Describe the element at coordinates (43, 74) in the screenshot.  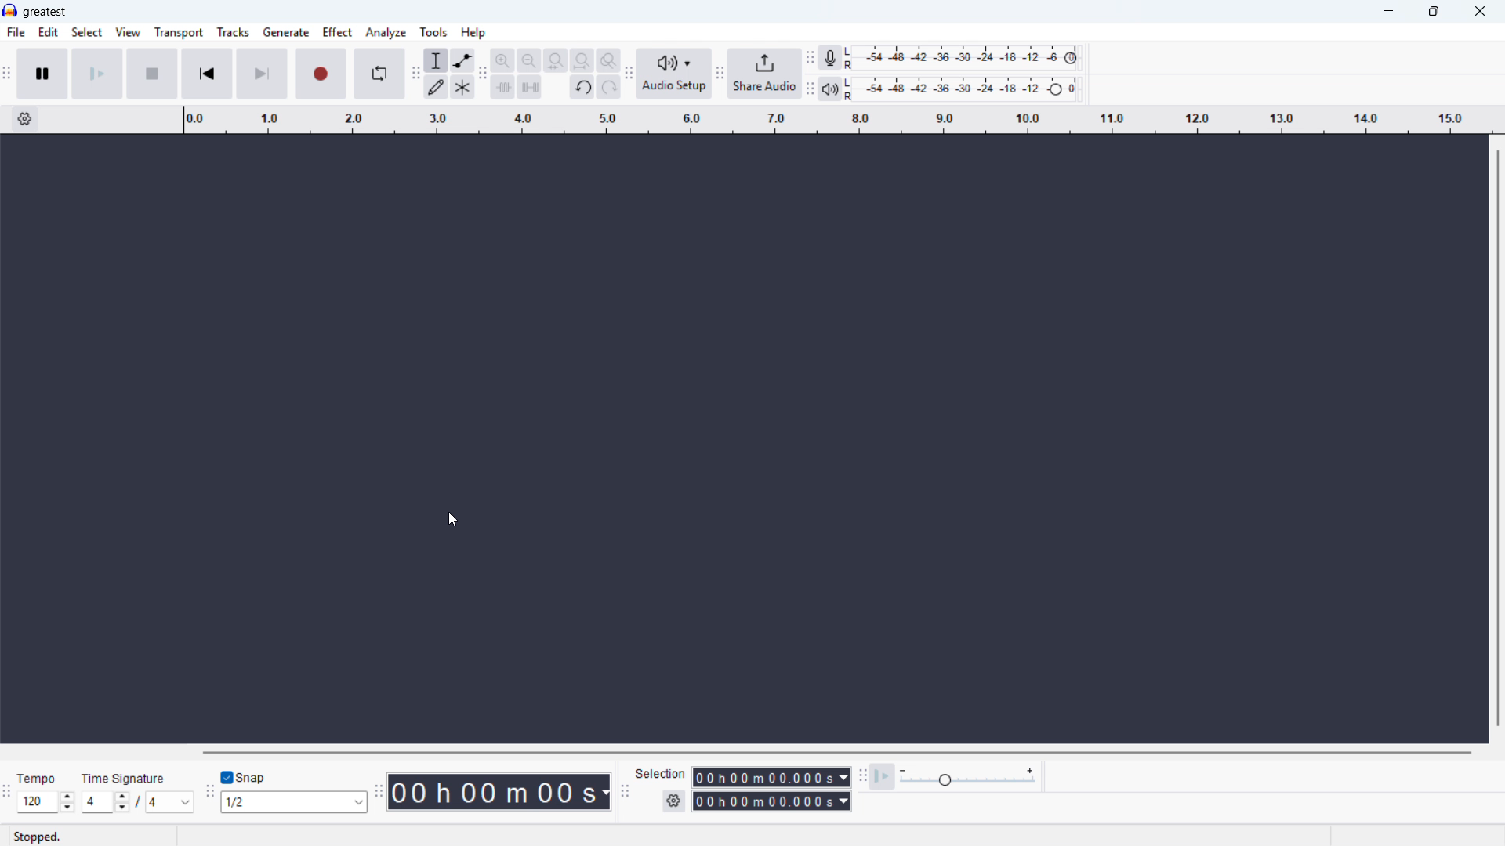
I see `Pause ` at that location.